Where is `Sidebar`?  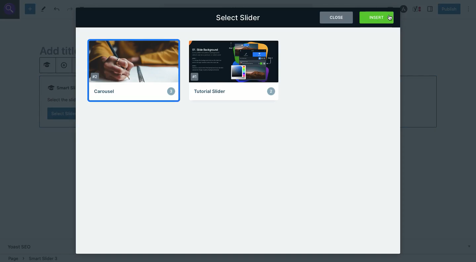 Sidebar is located at coordinates (430, 9).